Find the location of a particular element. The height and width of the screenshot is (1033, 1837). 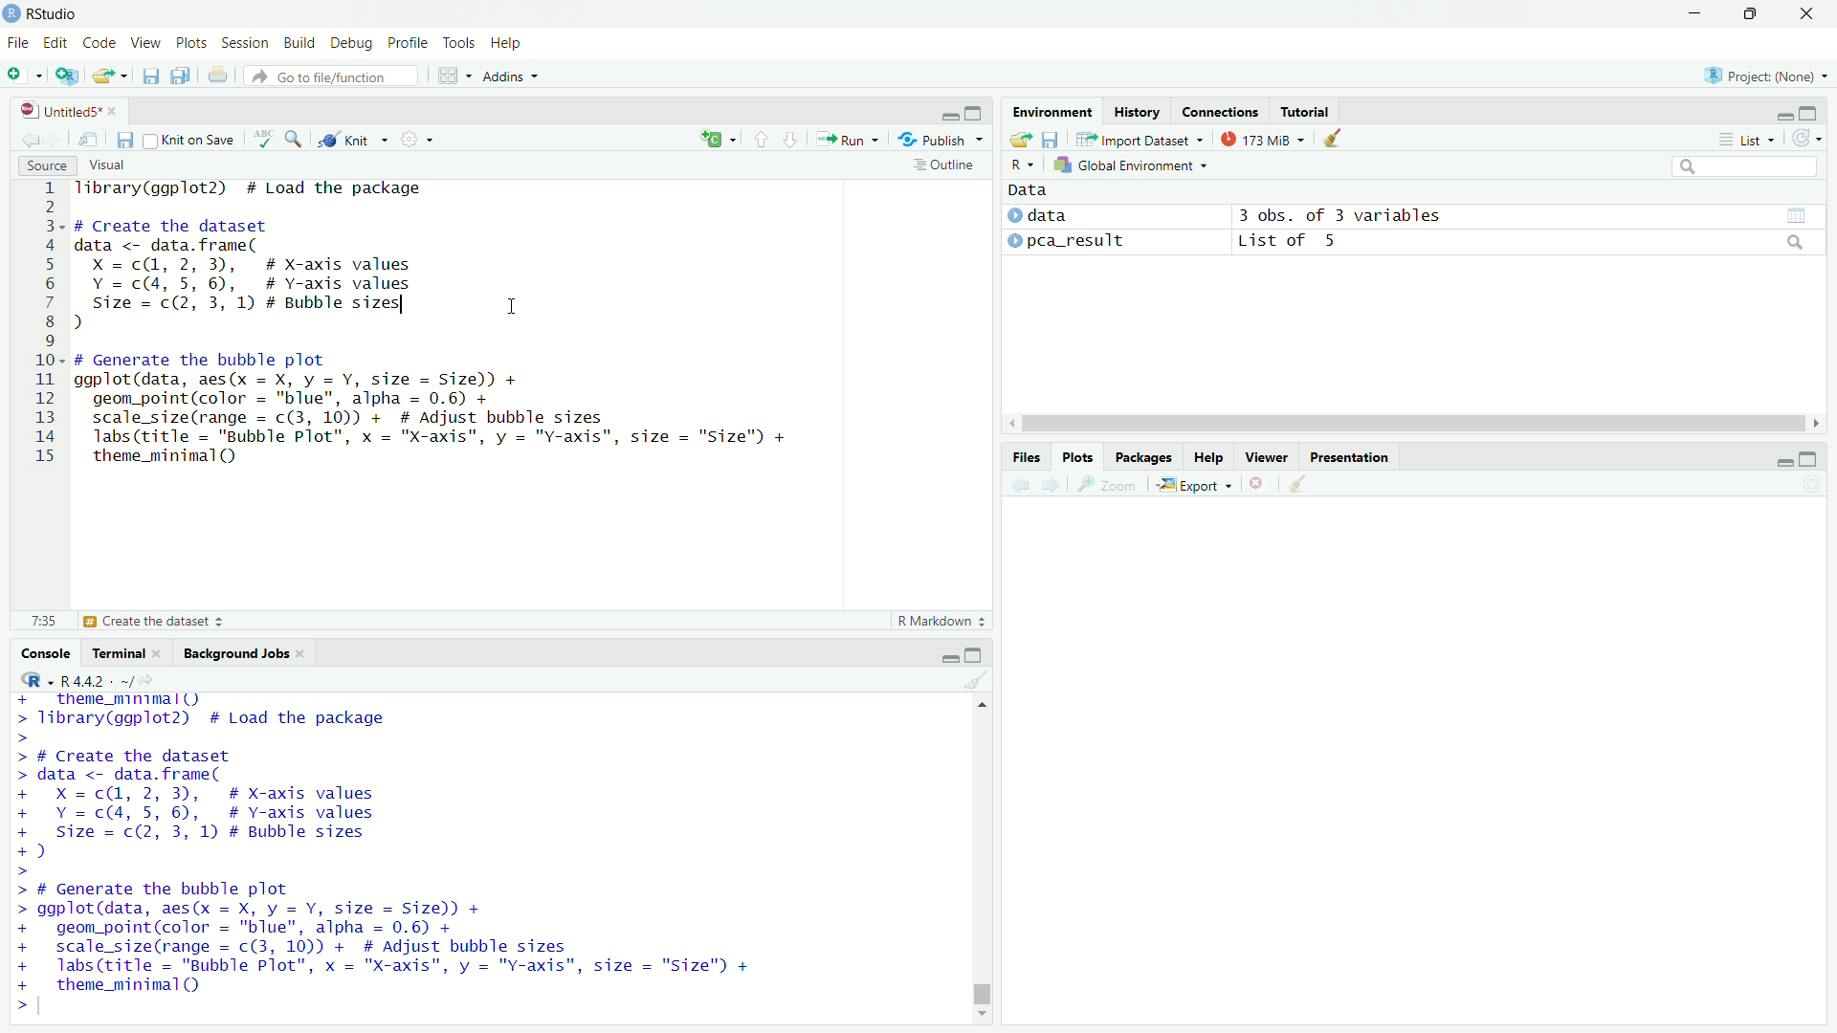

import dataset is located at coordinates (1139, 140).